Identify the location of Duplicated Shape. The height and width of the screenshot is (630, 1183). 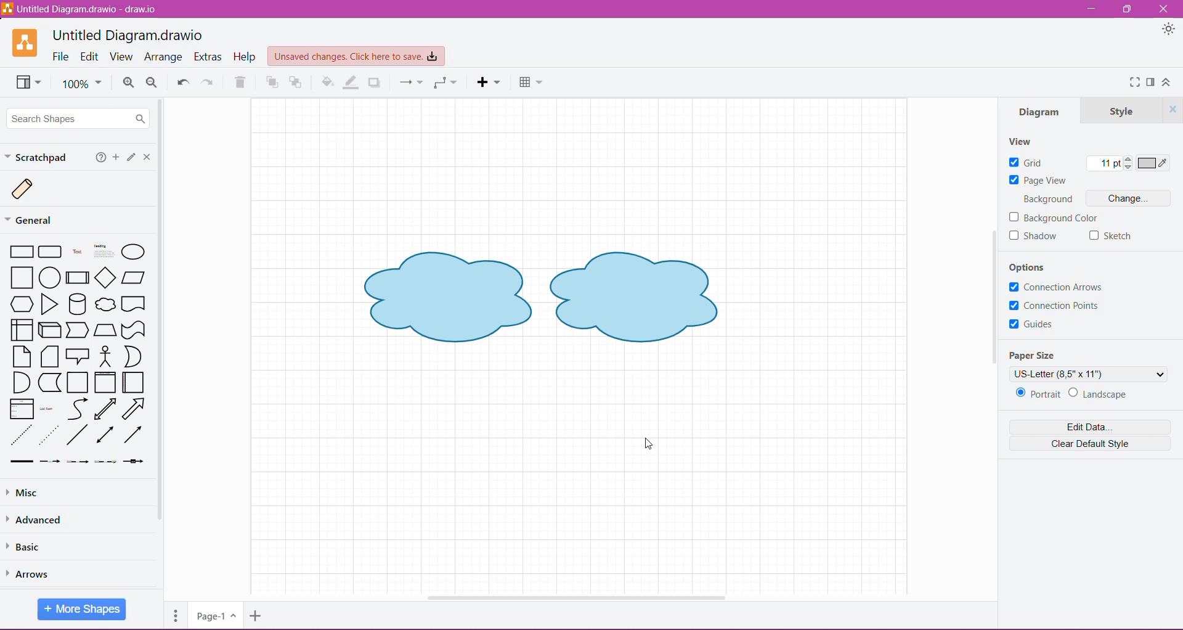
(638, 299).